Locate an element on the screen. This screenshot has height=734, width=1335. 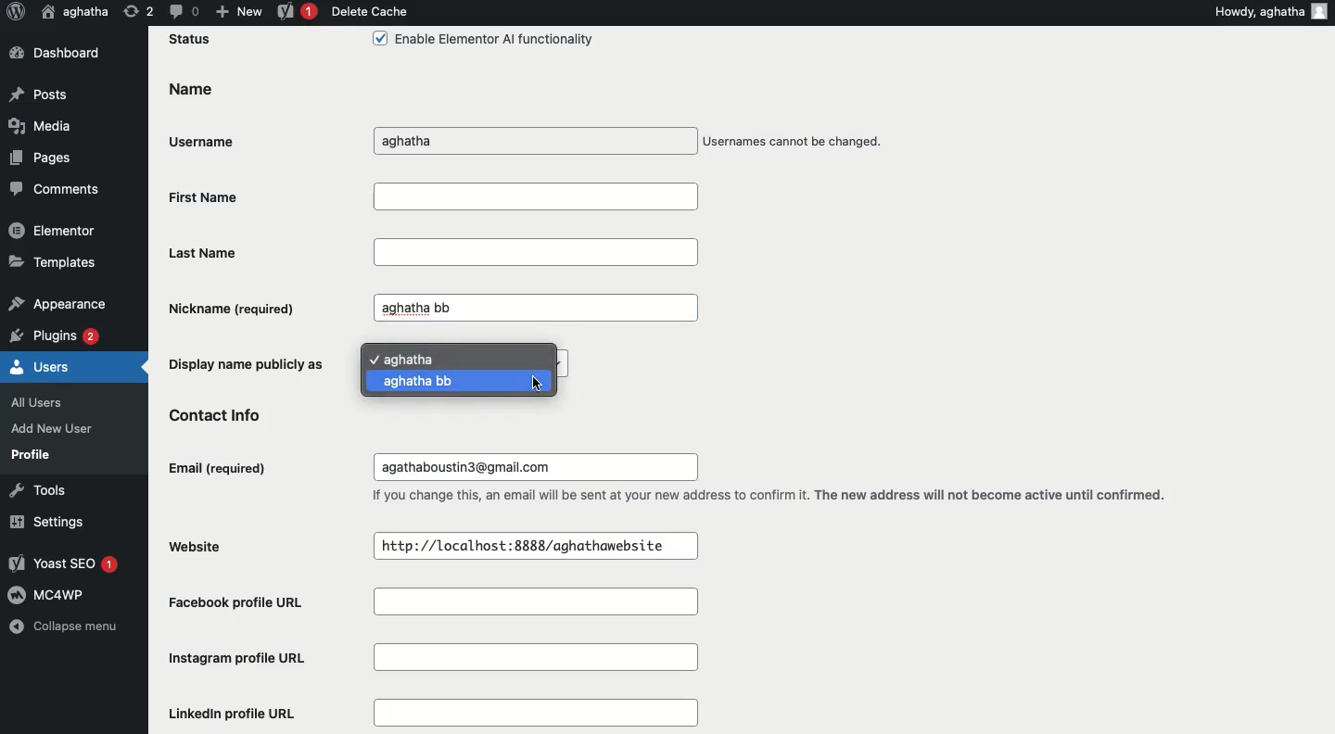
Logo is located at coordinates (15, 12).